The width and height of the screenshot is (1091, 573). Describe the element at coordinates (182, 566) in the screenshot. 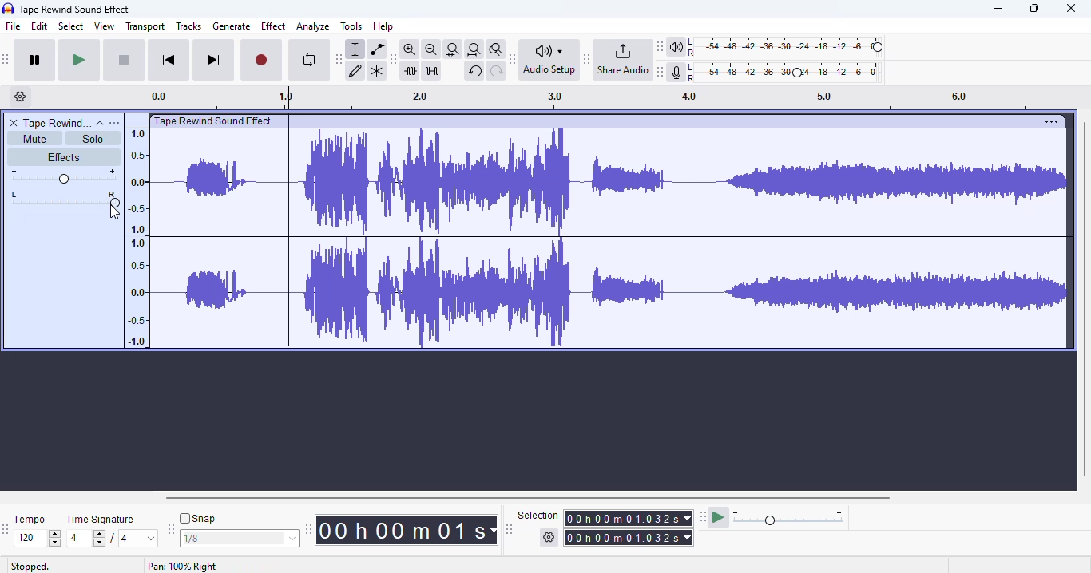

I see `Pan 100% right` at that location.